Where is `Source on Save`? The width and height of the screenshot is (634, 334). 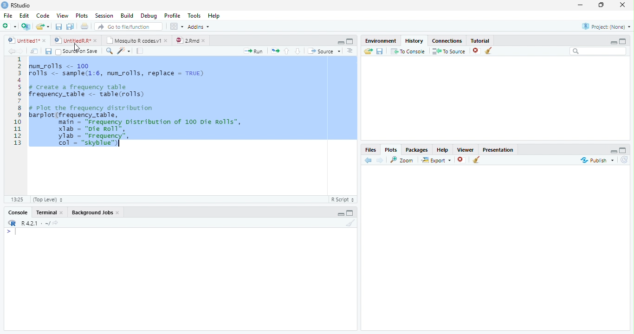 Source on Save is located at coordinates (77, 51).